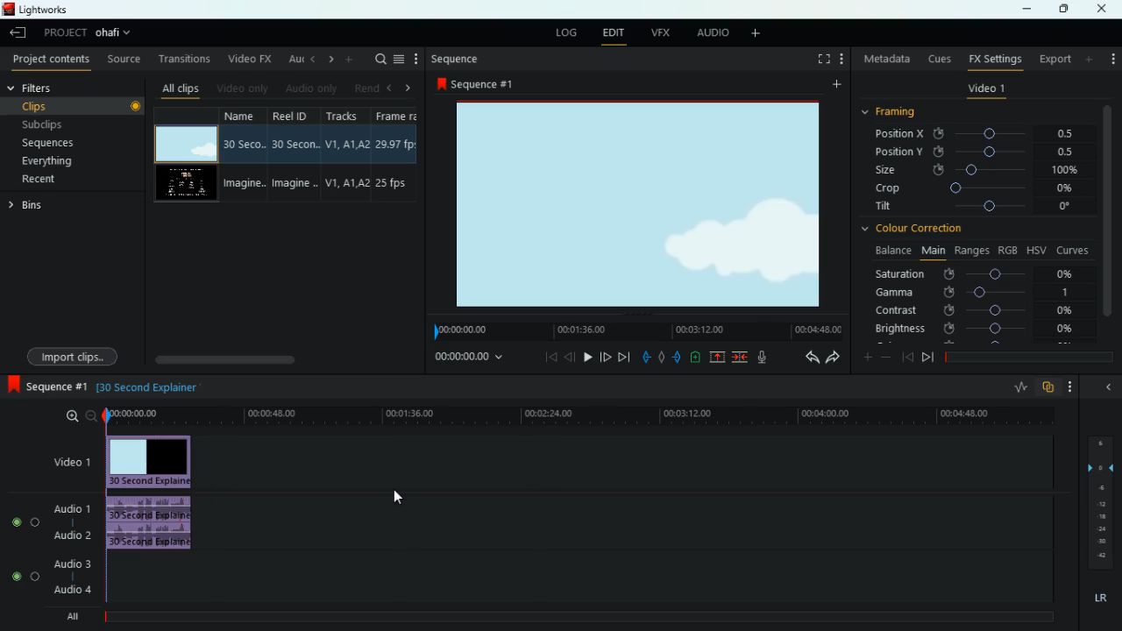 The image size is (1122, 631). What do you see at coordinates (344, 115) in the screenshot?
I see `tracks` at bounding box center [344, 115].